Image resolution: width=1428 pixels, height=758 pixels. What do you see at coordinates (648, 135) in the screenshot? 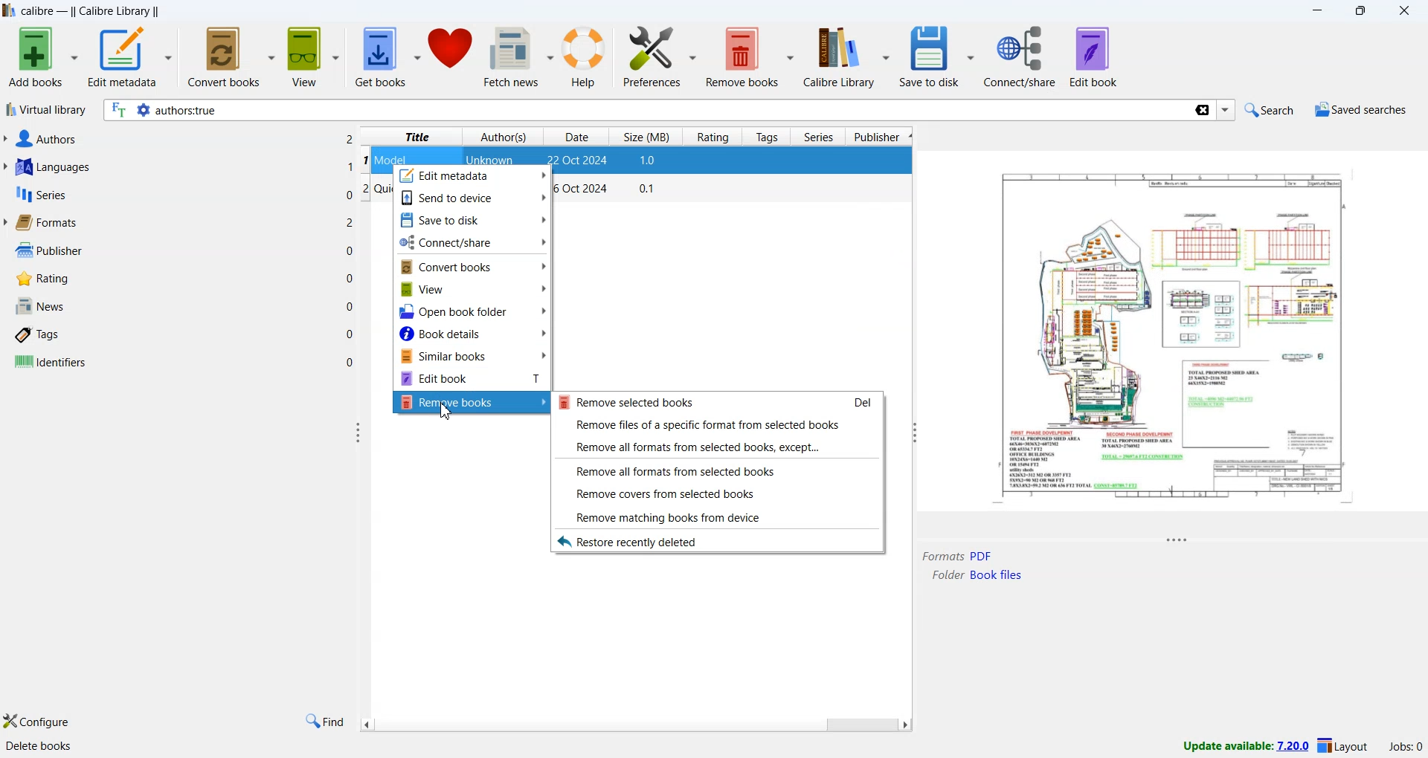
I see `size` at bounding box center [648, 135].